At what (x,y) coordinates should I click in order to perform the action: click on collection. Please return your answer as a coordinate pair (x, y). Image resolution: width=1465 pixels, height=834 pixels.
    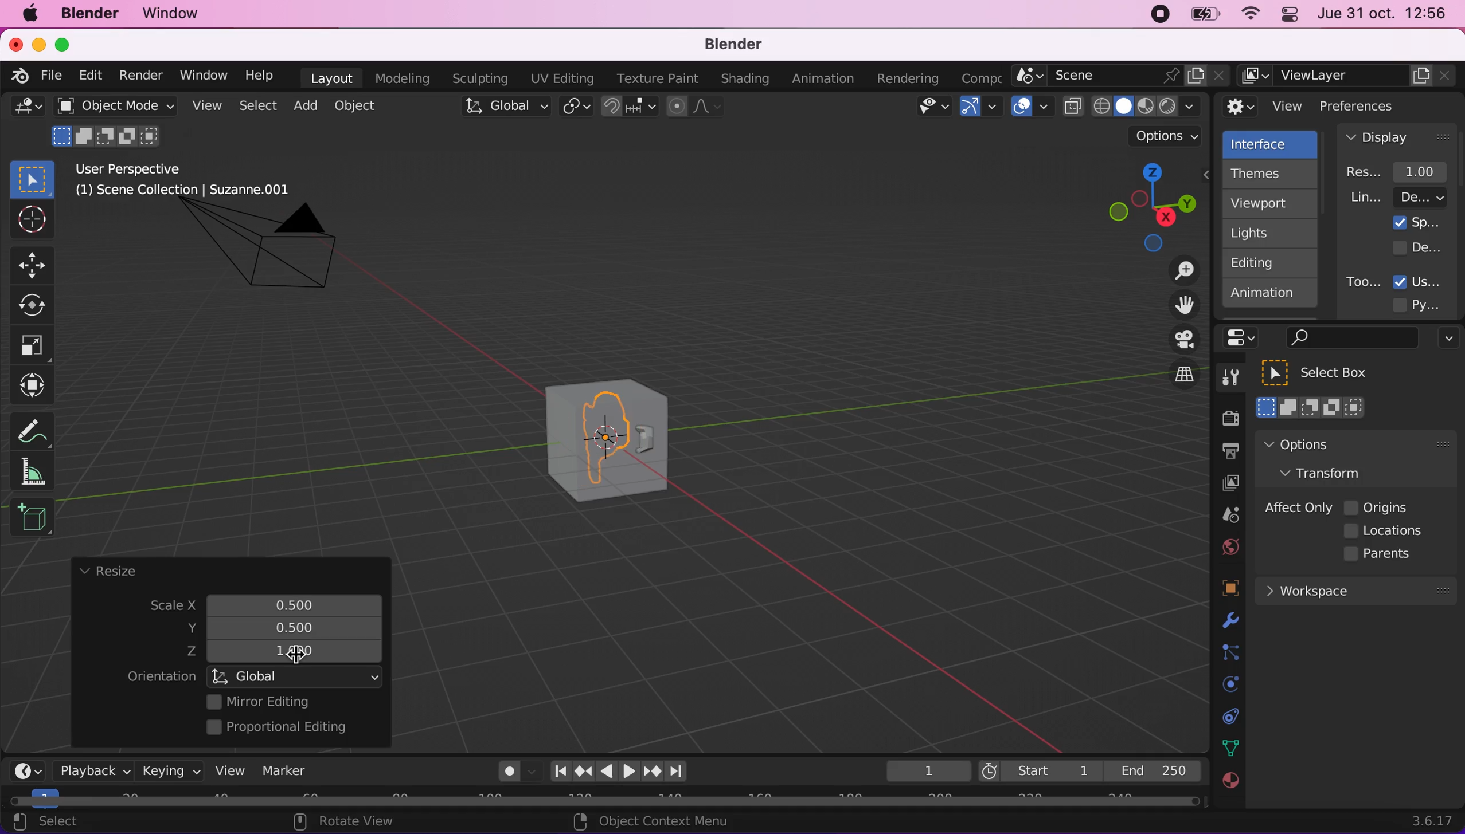
    Looking at the image, I should click on (1228, 717).